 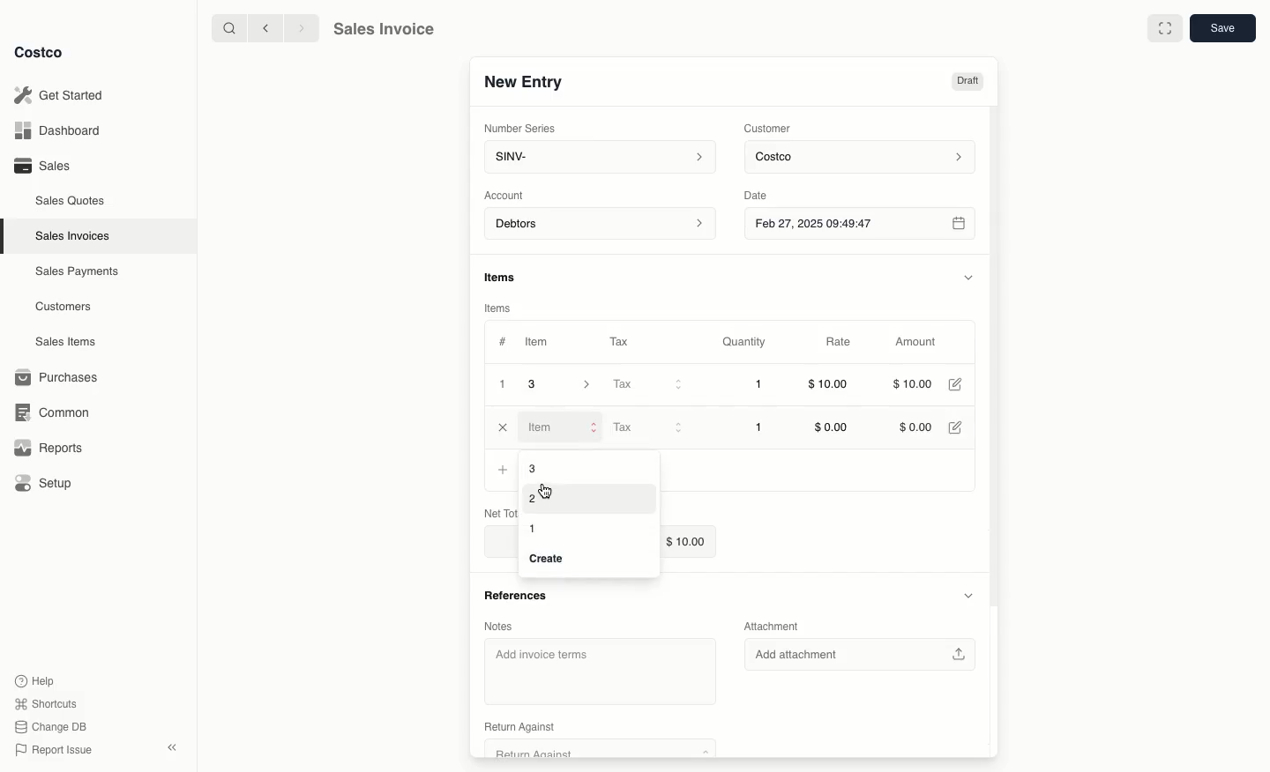 I want to click on search, so click(x=226, y=27).